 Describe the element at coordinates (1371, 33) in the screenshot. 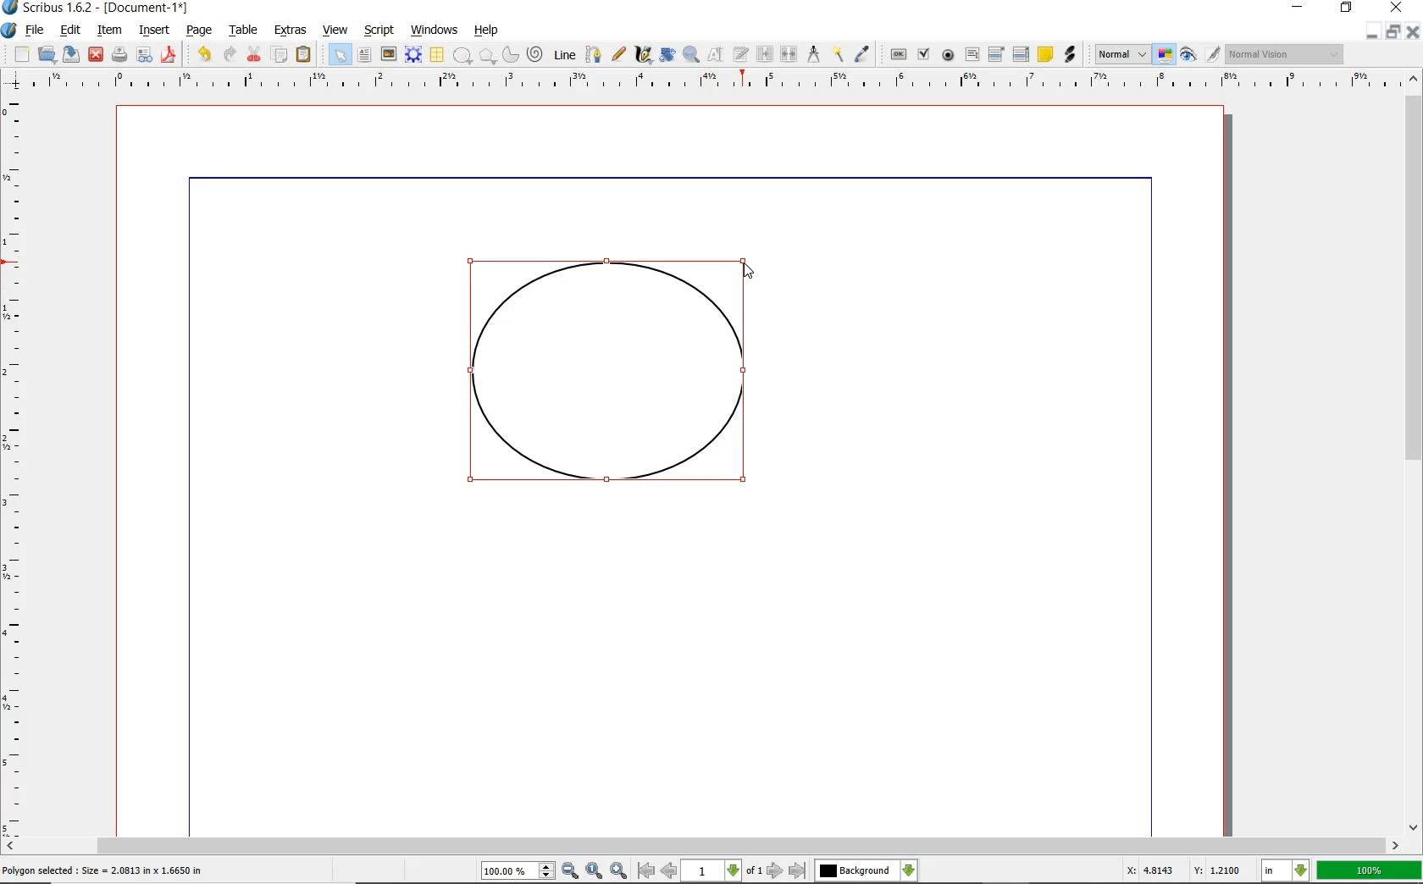

I see `MINIMIZE` at that location.